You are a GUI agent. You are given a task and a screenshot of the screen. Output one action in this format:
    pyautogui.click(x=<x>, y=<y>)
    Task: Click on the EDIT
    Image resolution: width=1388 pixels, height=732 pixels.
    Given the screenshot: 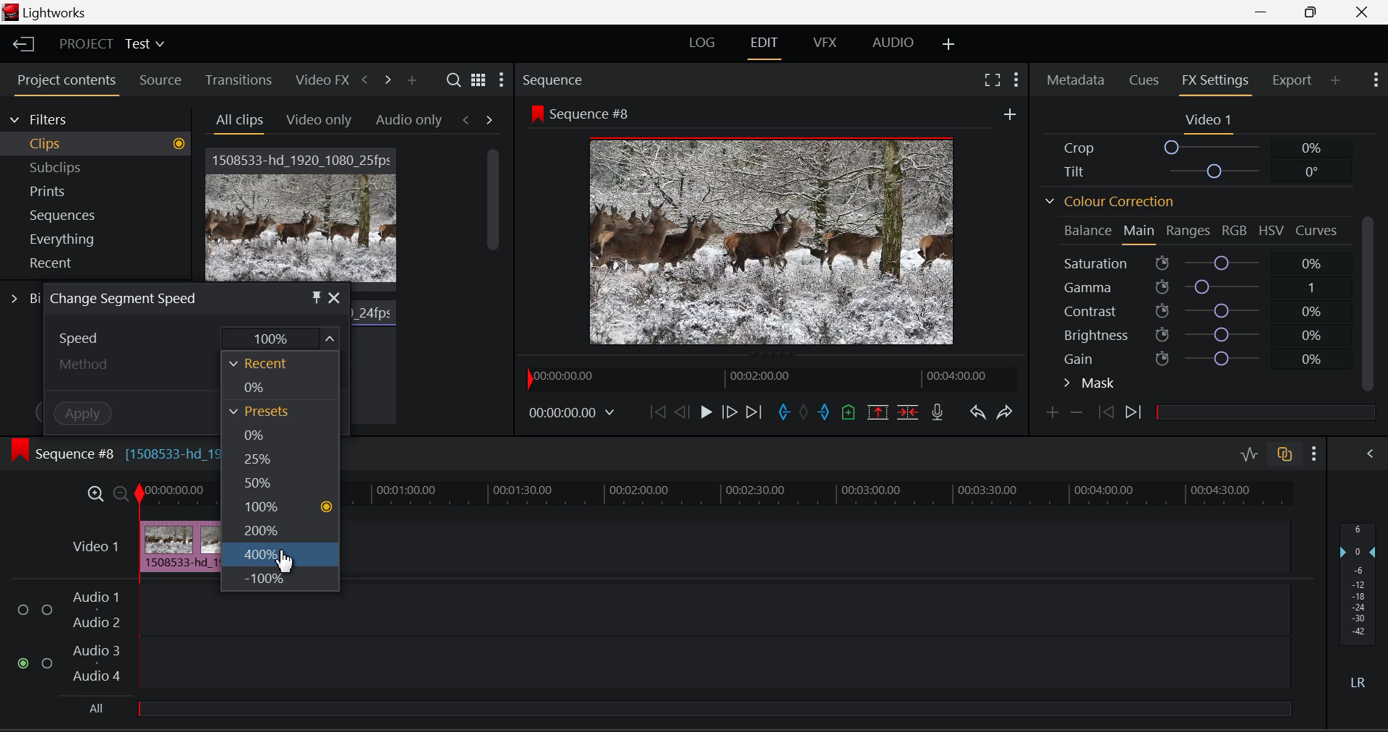 What is the action you would take?
    pyautogui.click(x=768, y=46)
    